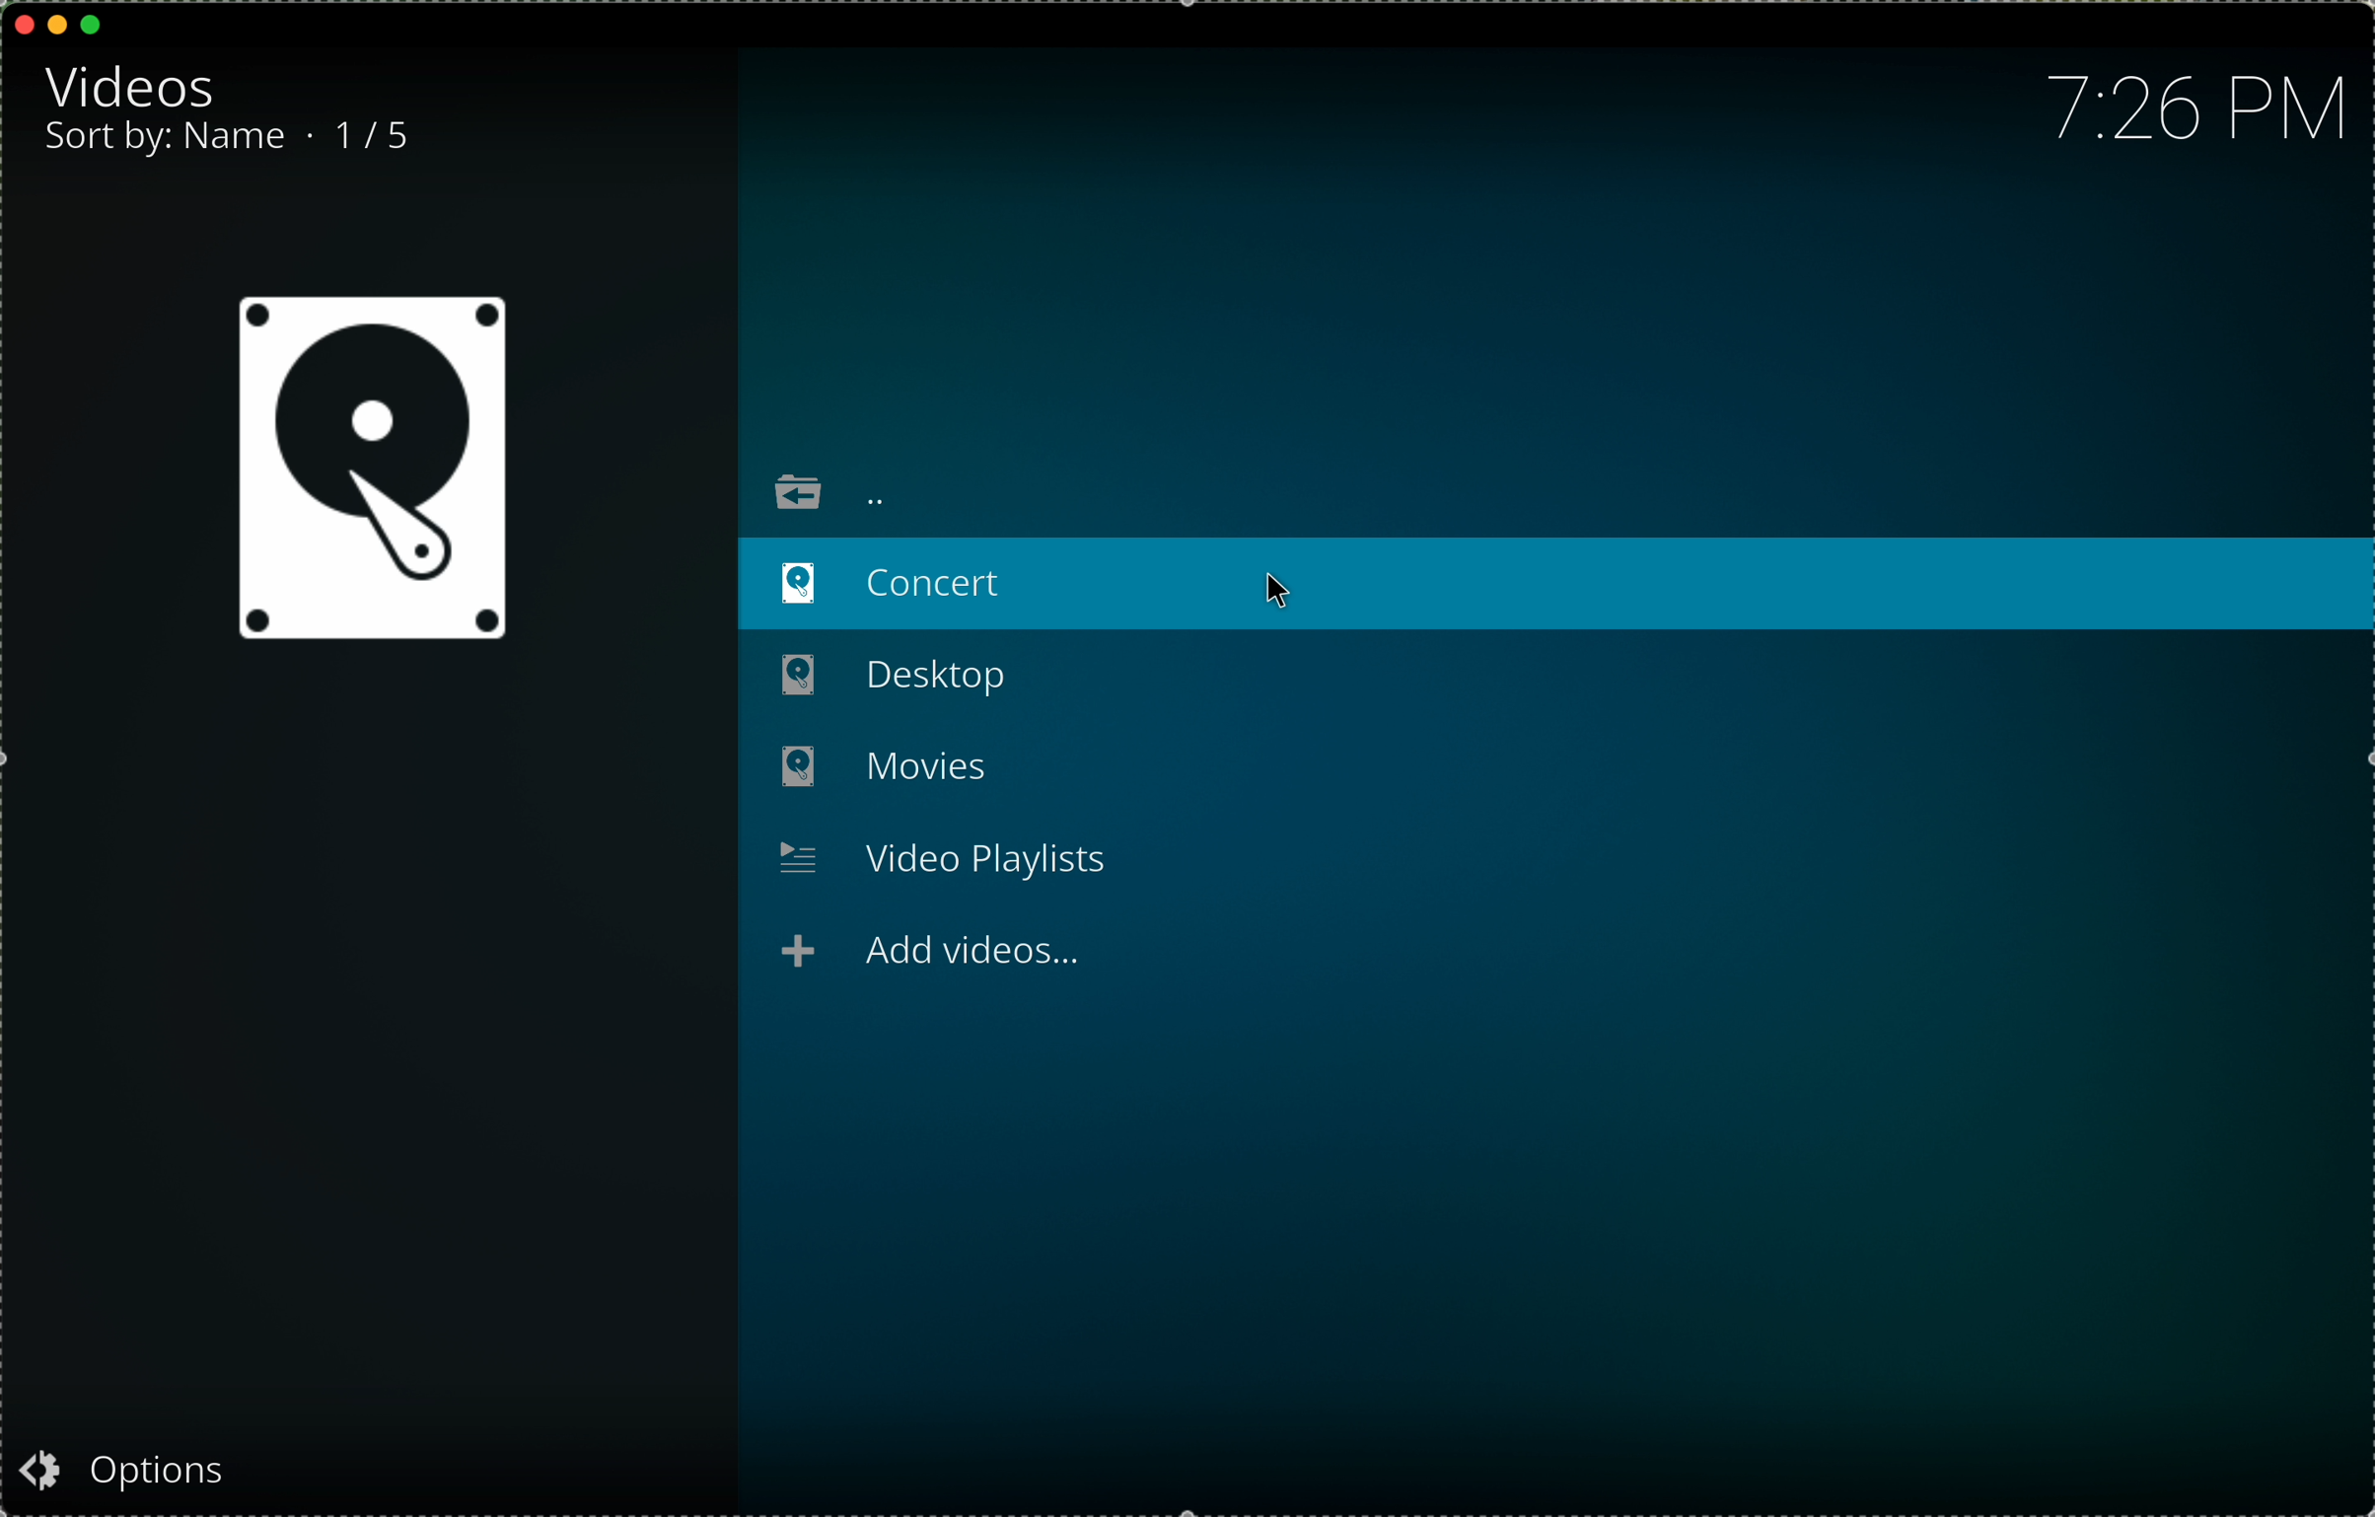 The width and height of the screenshot is (2375, 1517). Describe the element at coordinates (1557, 585) in the screenshot. I see `click on concert option` at that location.